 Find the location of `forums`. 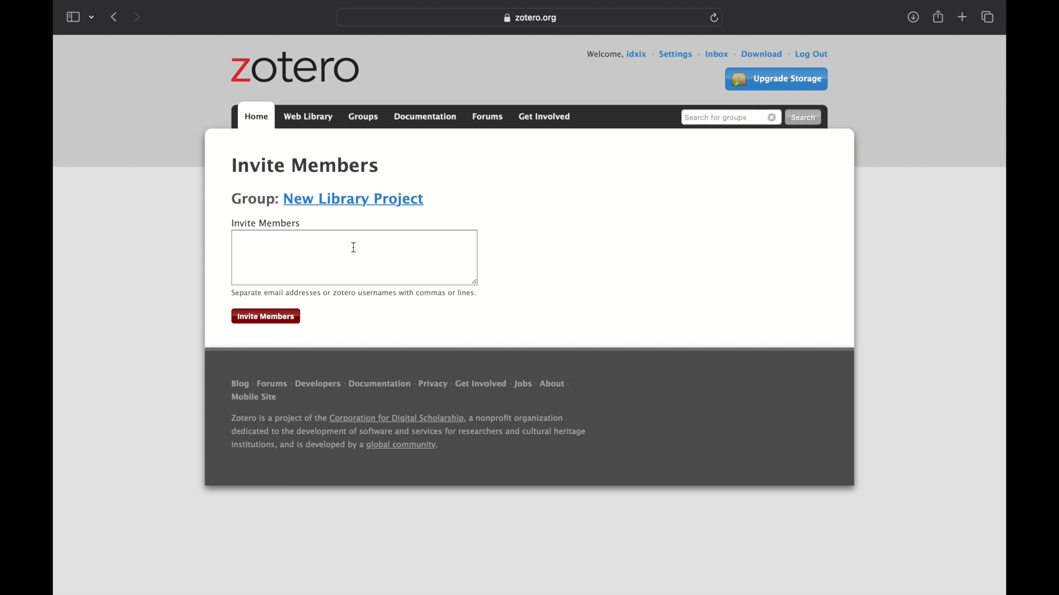

forums is located at coordinates (274, 382).